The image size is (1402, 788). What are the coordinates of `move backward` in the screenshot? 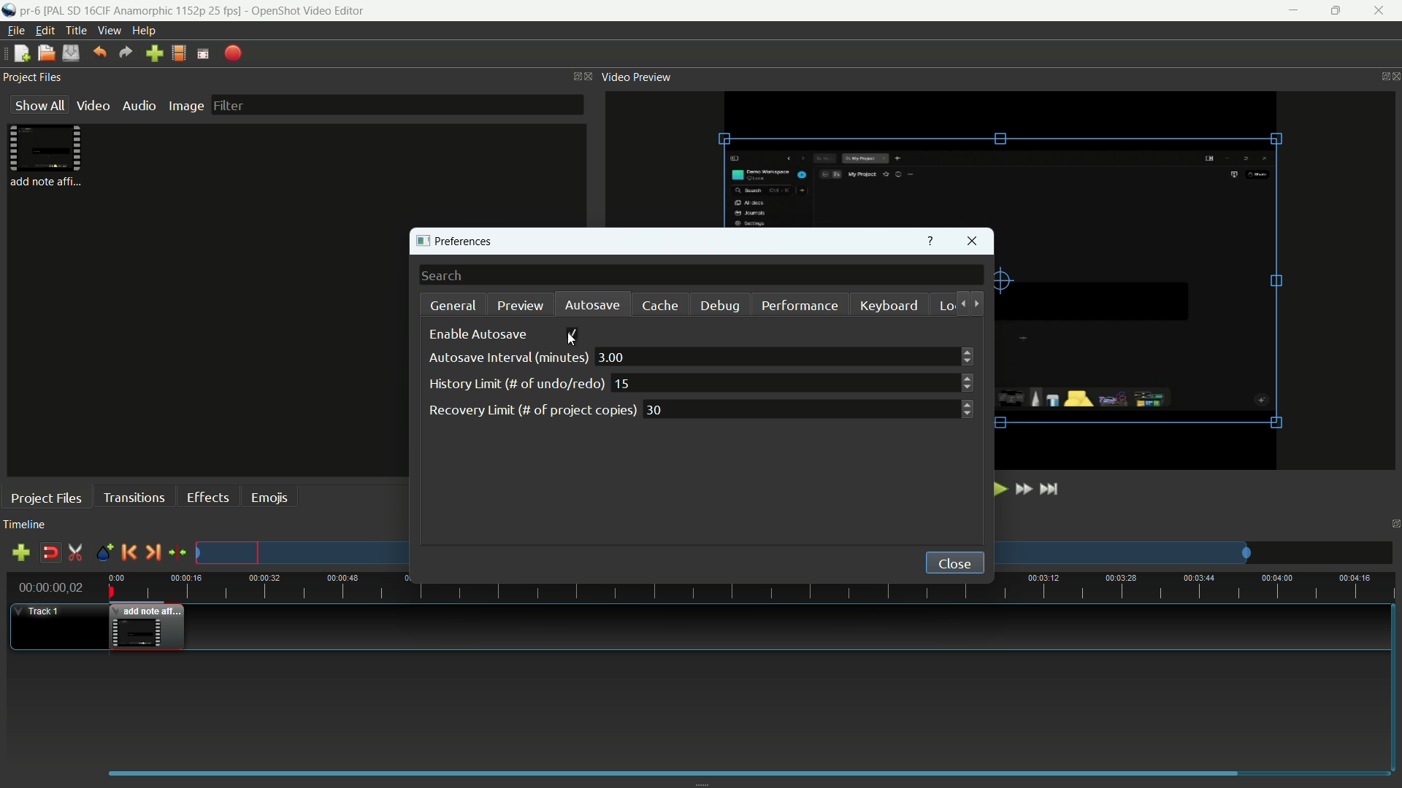 It's located at (959, 304).